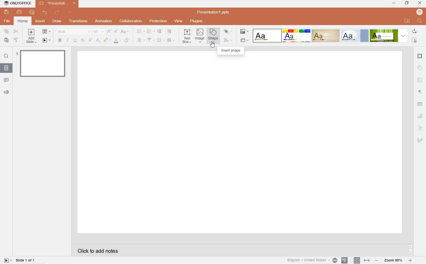 This screenshot has height=264, width=426. I want to click on customize quick access toolbar, so click(71, 13).